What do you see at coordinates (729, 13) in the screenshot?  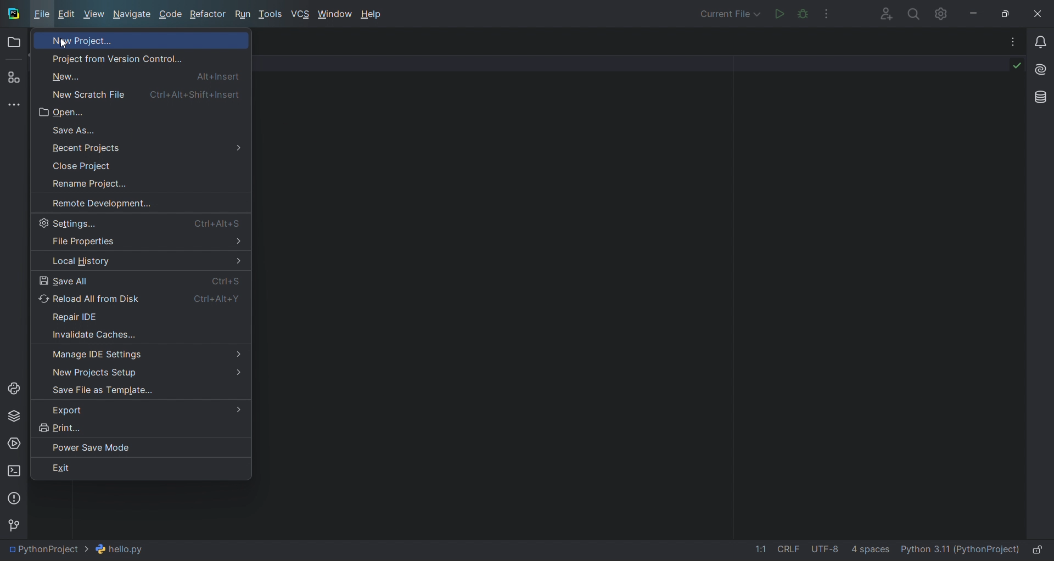 I see `debug/run options` at bounding box center [729, 13].